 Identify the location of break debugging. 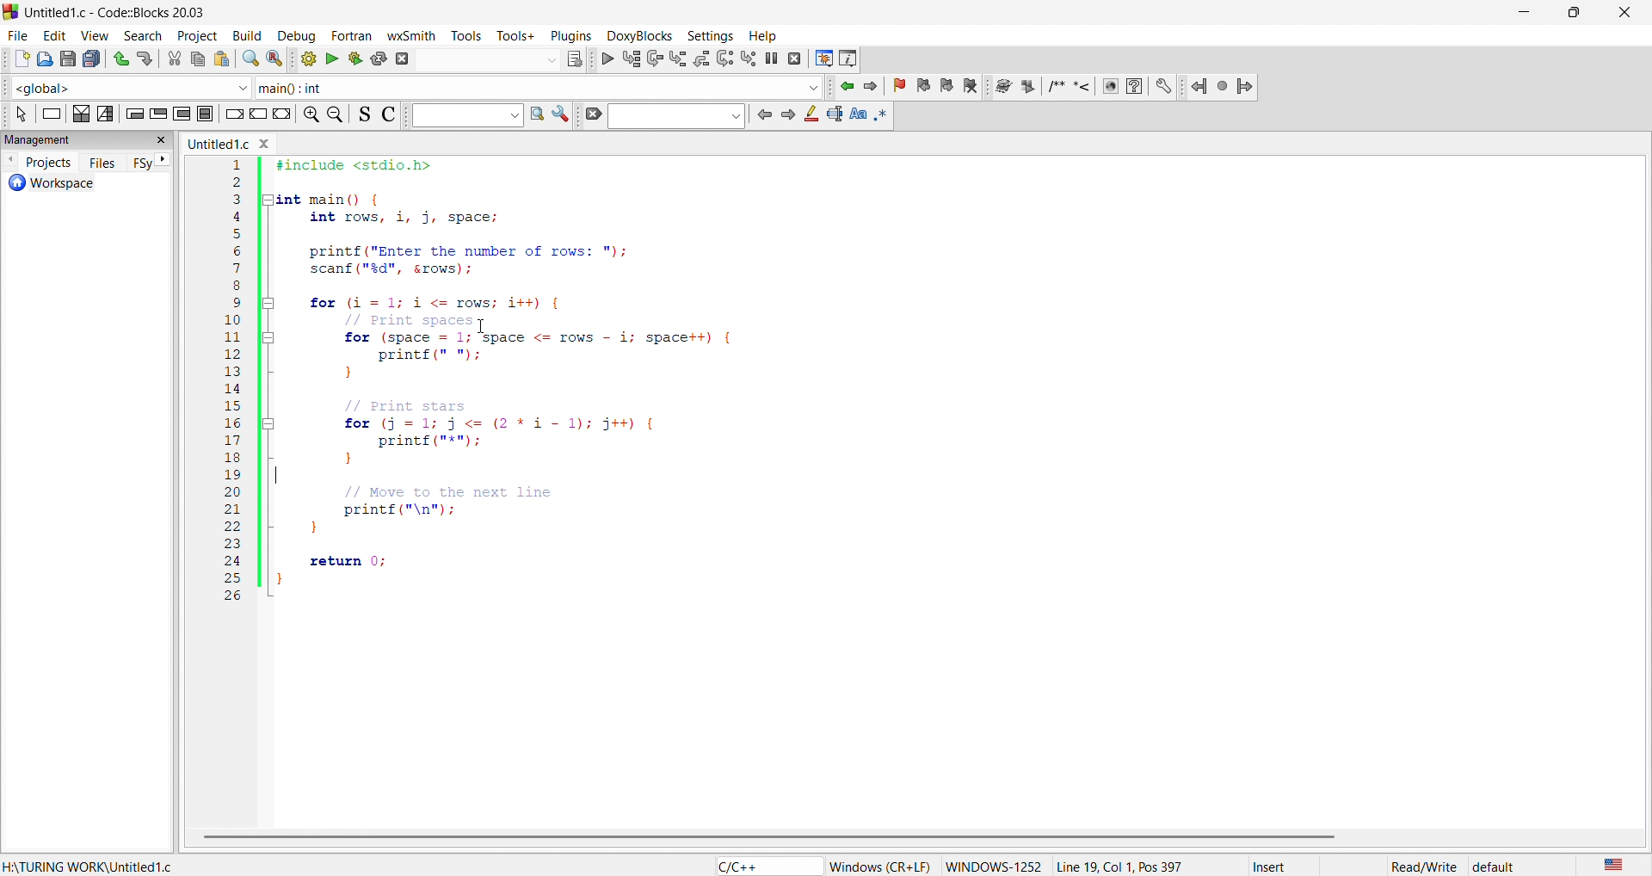
(773, 59).